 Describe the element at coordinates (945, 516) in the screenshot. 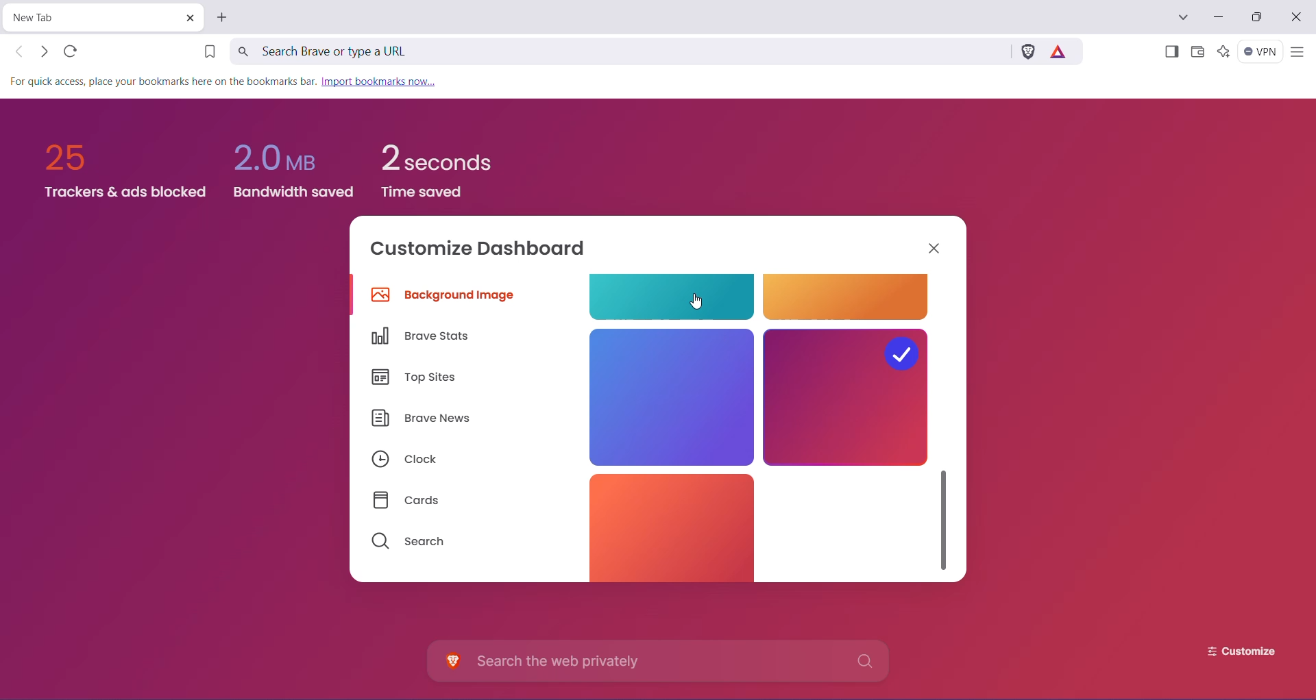

I see `Vertical Scroll Bar` at that location.